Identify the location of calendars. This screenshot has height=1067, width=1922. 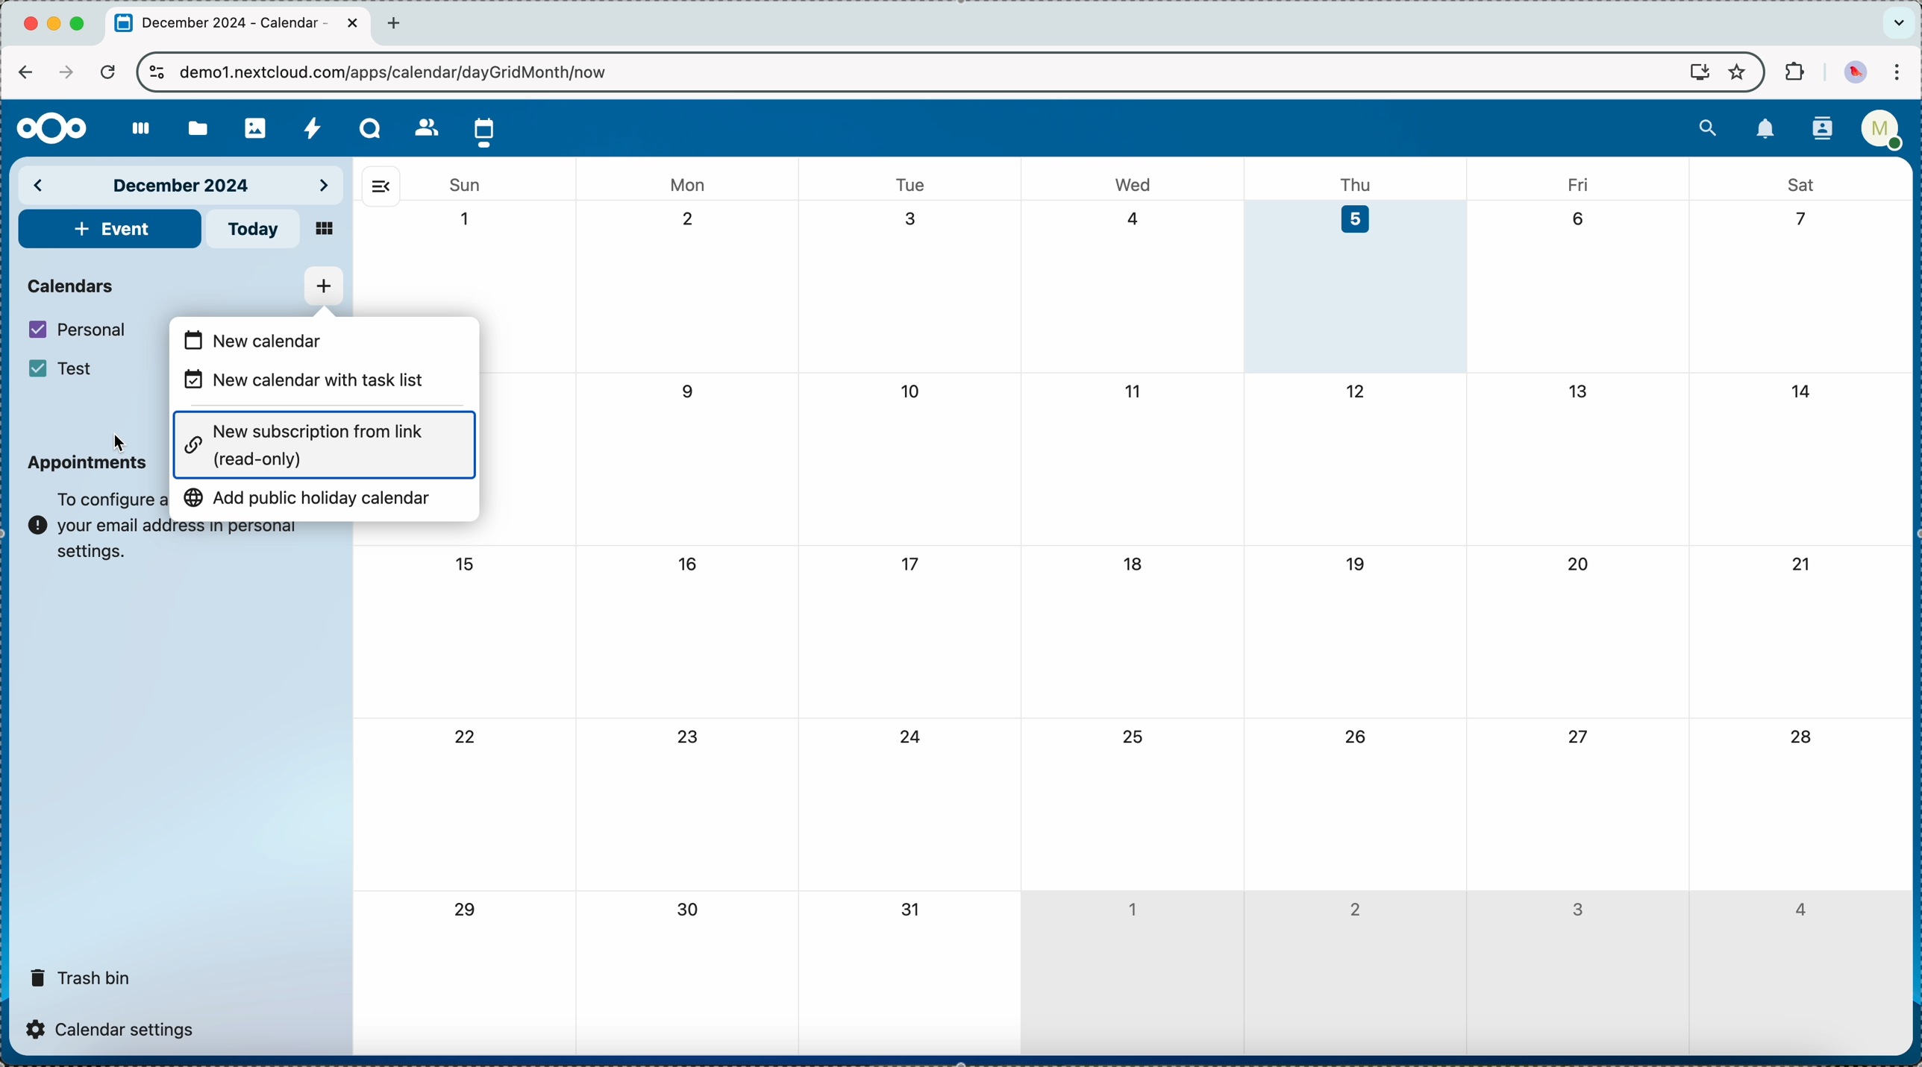
(73, 284).